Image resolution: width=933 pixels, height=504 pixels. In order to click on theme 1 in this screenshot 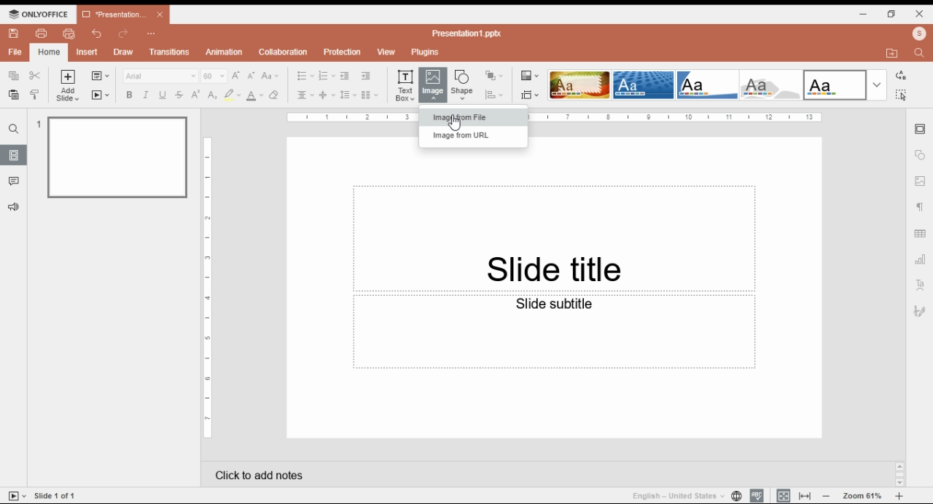, I will do `click(578, 85)`.